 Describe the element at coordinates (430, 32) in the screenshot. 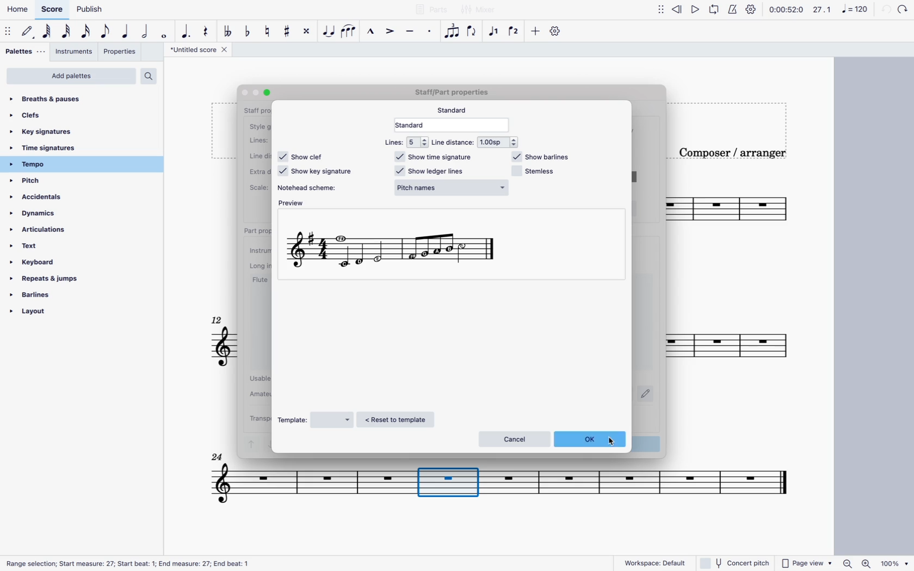

I see `staccato` at that location.